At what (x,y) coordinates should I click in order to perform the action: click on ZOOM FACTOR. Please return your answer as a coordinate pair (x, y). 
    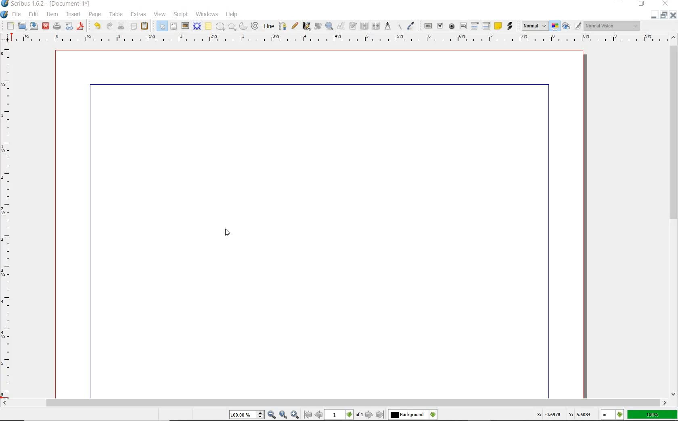
    Looking at the image, I should click on (652, 415).